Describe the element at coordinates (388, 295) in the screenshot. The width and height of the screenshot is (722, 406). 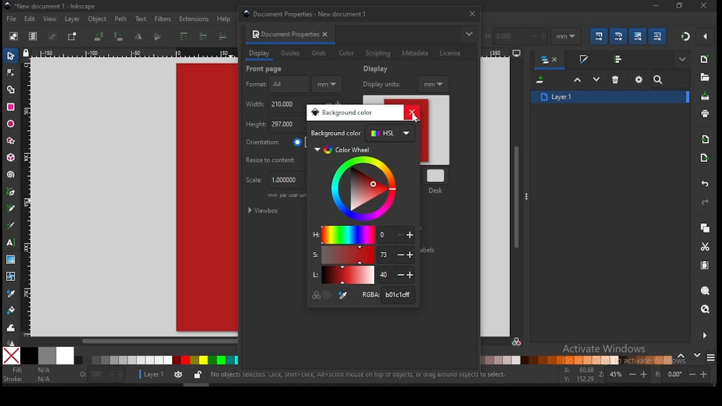
I see `selected color code` at that location.